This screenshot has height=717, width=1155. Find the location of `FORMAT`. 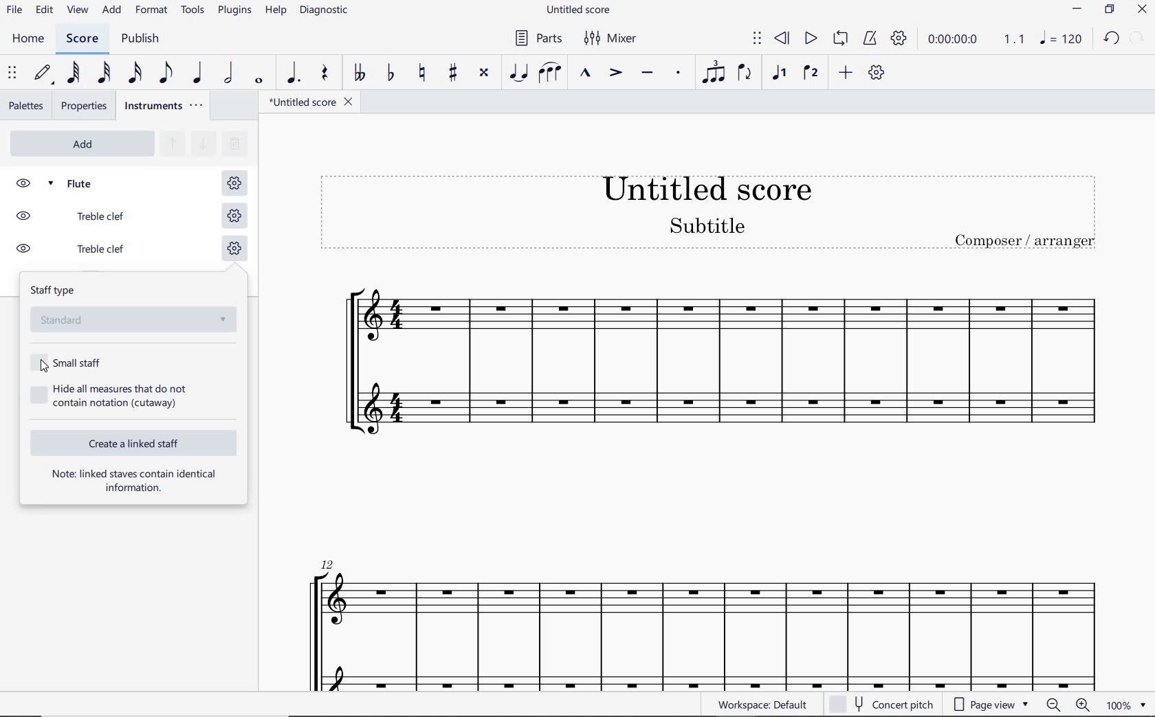

FORMAT is located at coordinates (152, 10).